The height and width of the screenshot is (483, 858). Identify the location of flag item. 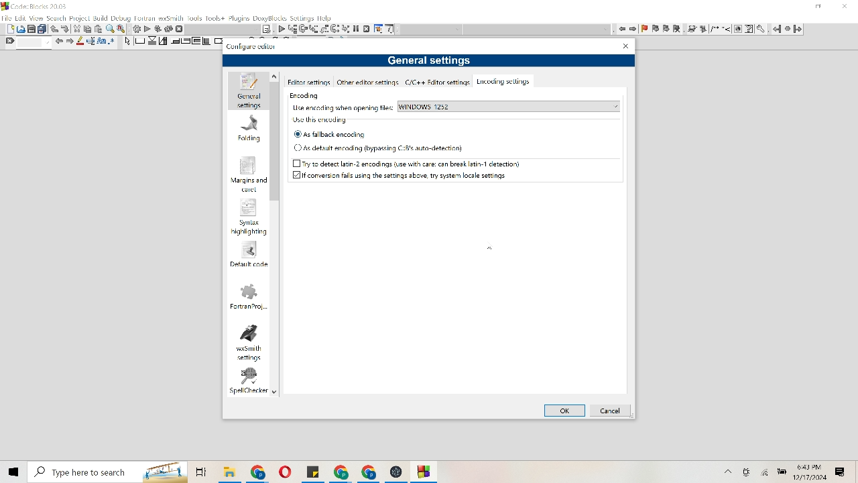
(661, 29).